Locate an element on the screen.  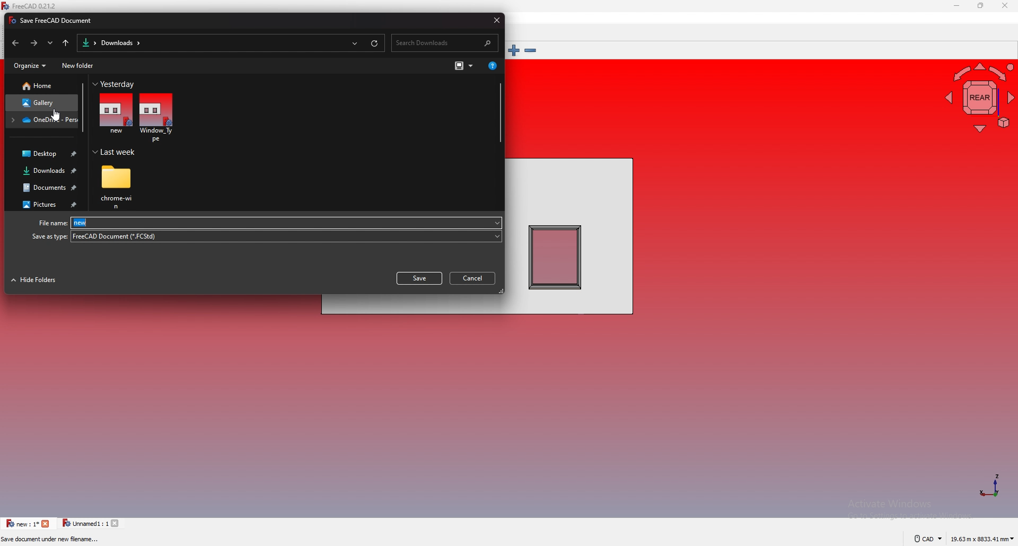
cancel is located at coordinates (473, 279).